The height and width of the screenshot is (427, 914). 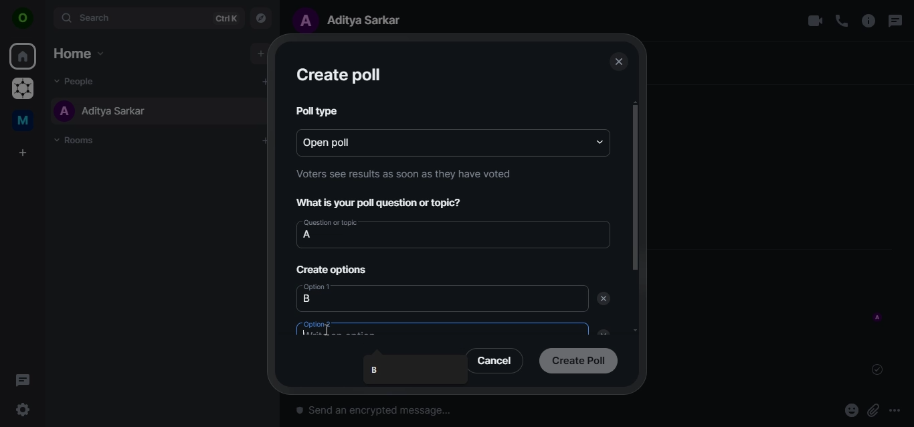 What do you see at coordinates (869, 22) in the screenshot?
I see `room options` at bounding box center [869, 22].